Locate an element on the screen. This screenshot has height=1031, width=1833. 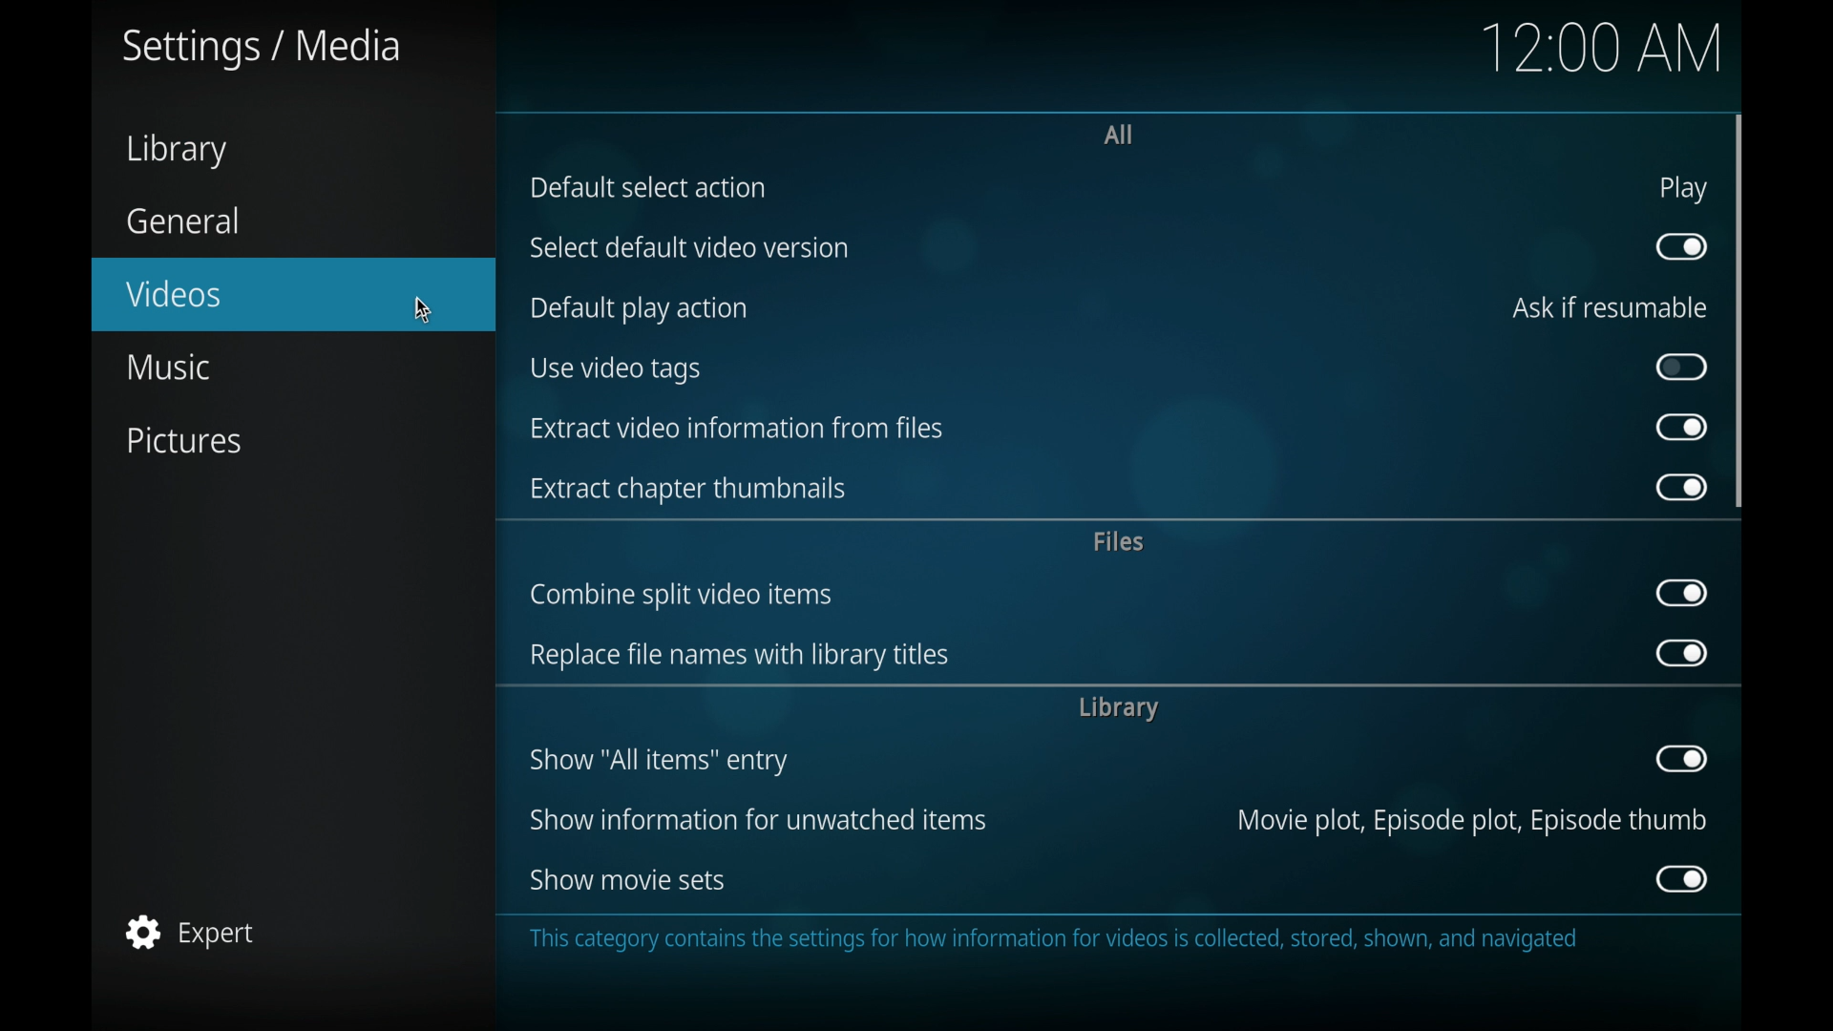
pictures is located at coordinates (189, 441).